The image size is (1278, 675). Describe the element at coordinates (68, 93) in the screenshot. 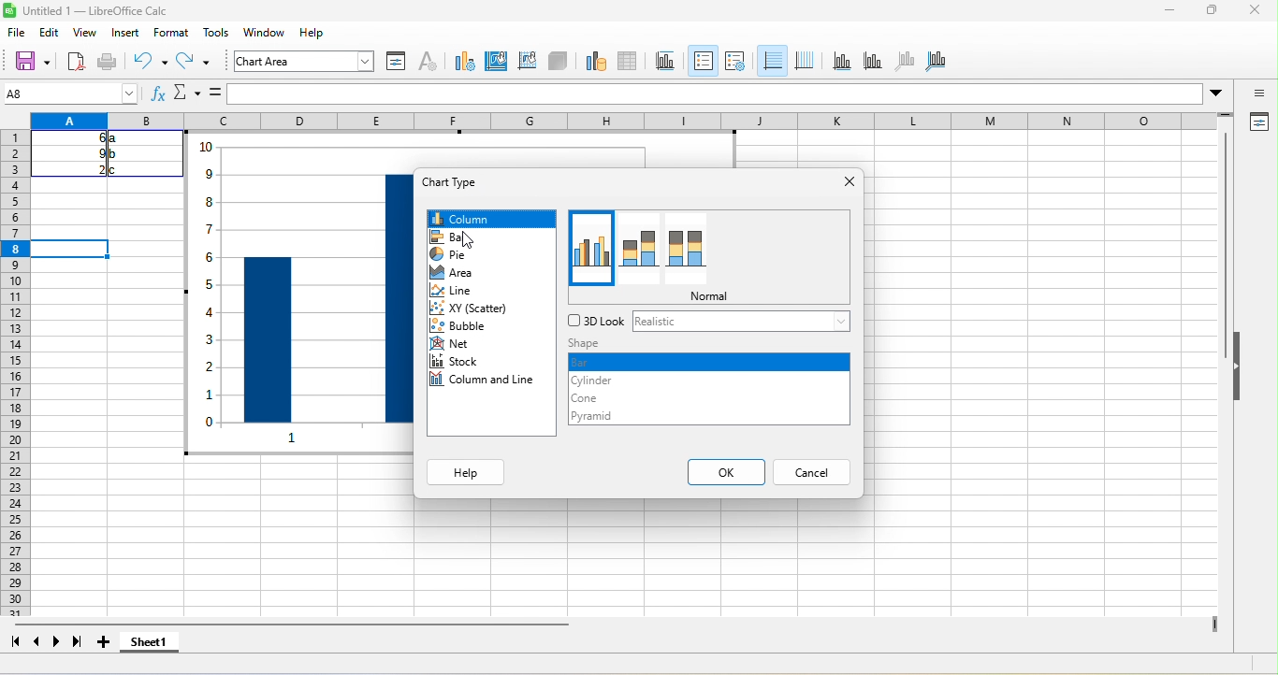

I see `A8` at that location.